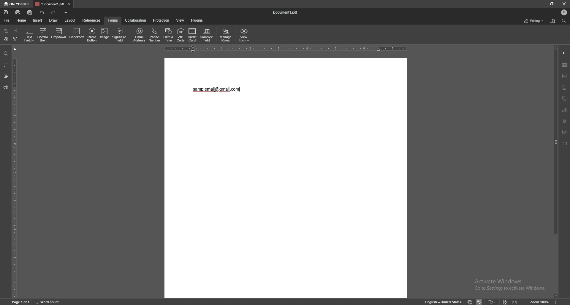 The width and height of the screenshot is (570, 305). I want to click on vertical scale, so click(15, 172).